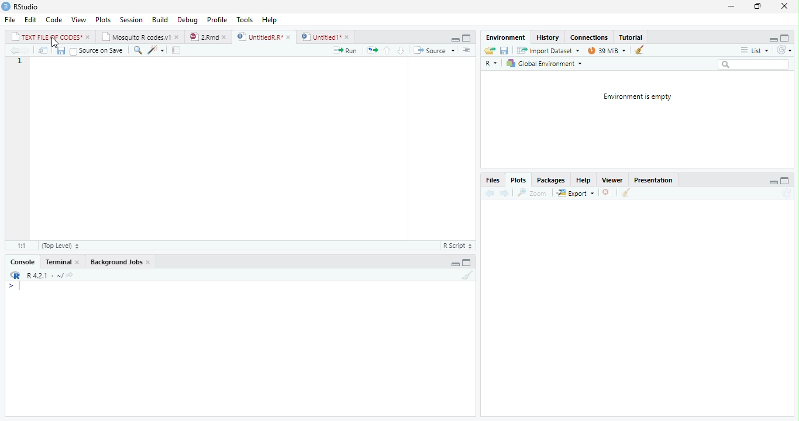 The width and height of the screenshot is (799, 421). Describe the element at coordinates (271, 21) in the screenshot. I see `Help` at that location.